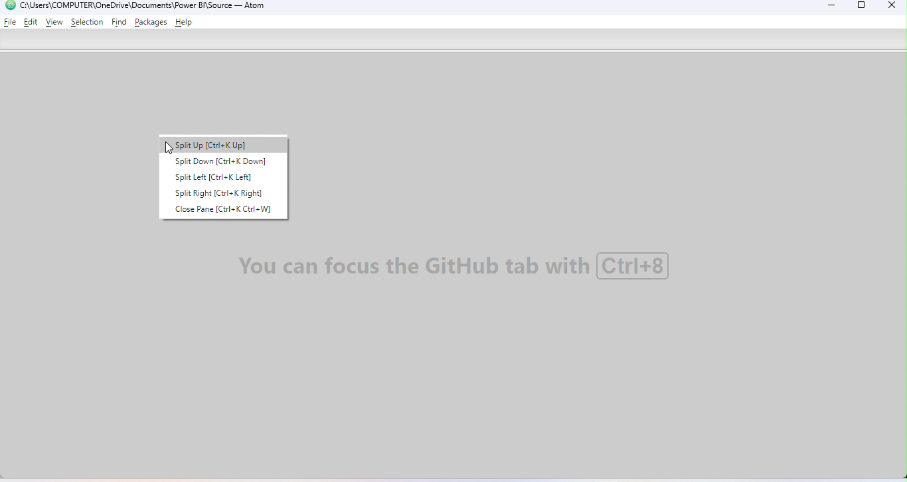  I want to click on Find, so click(120, 23).